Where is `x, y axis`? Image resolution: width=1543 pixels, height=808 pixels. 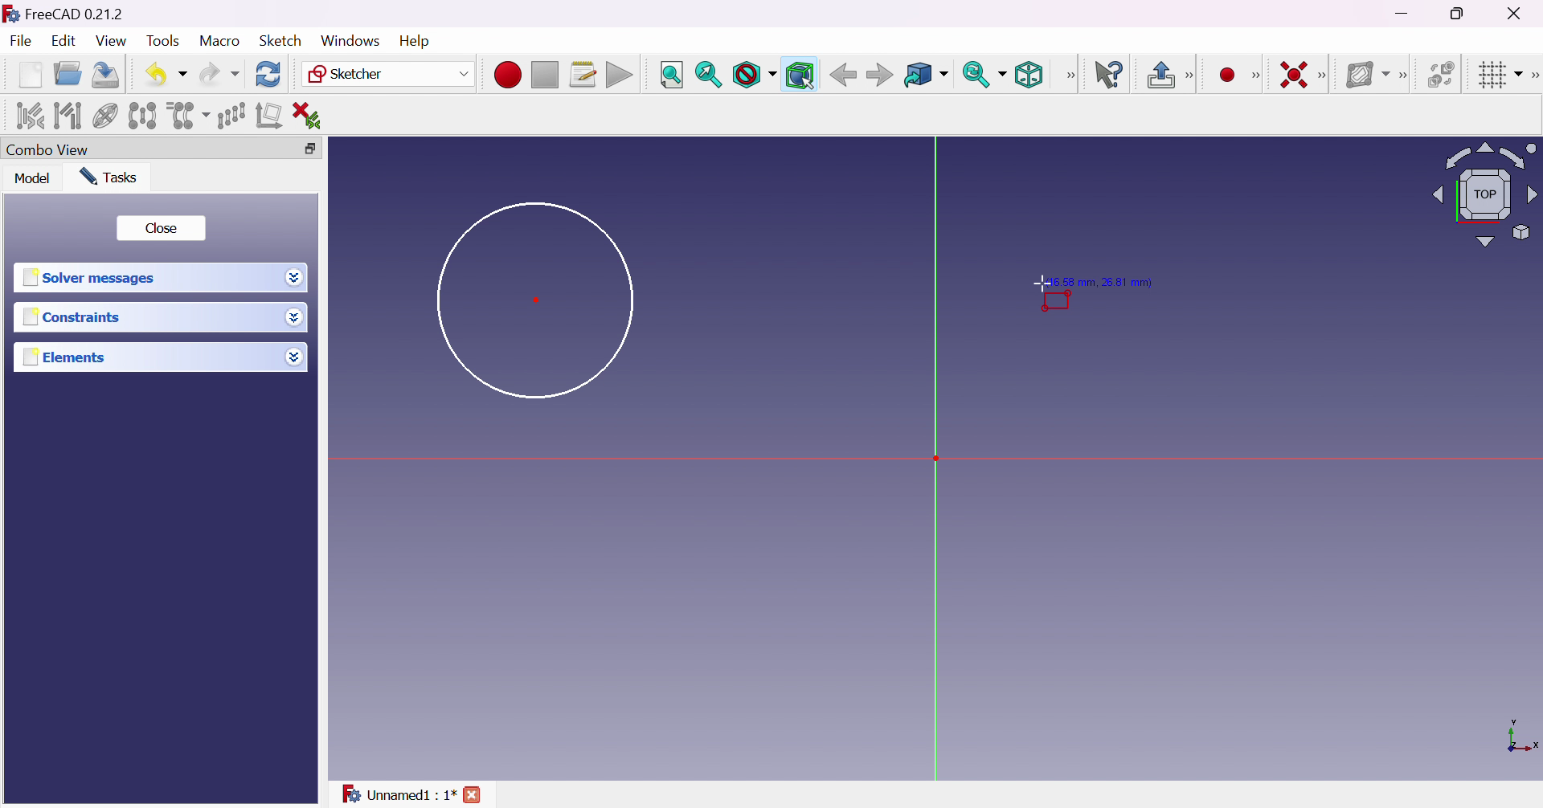 x, y axis is located at coordinates (1520, 737).